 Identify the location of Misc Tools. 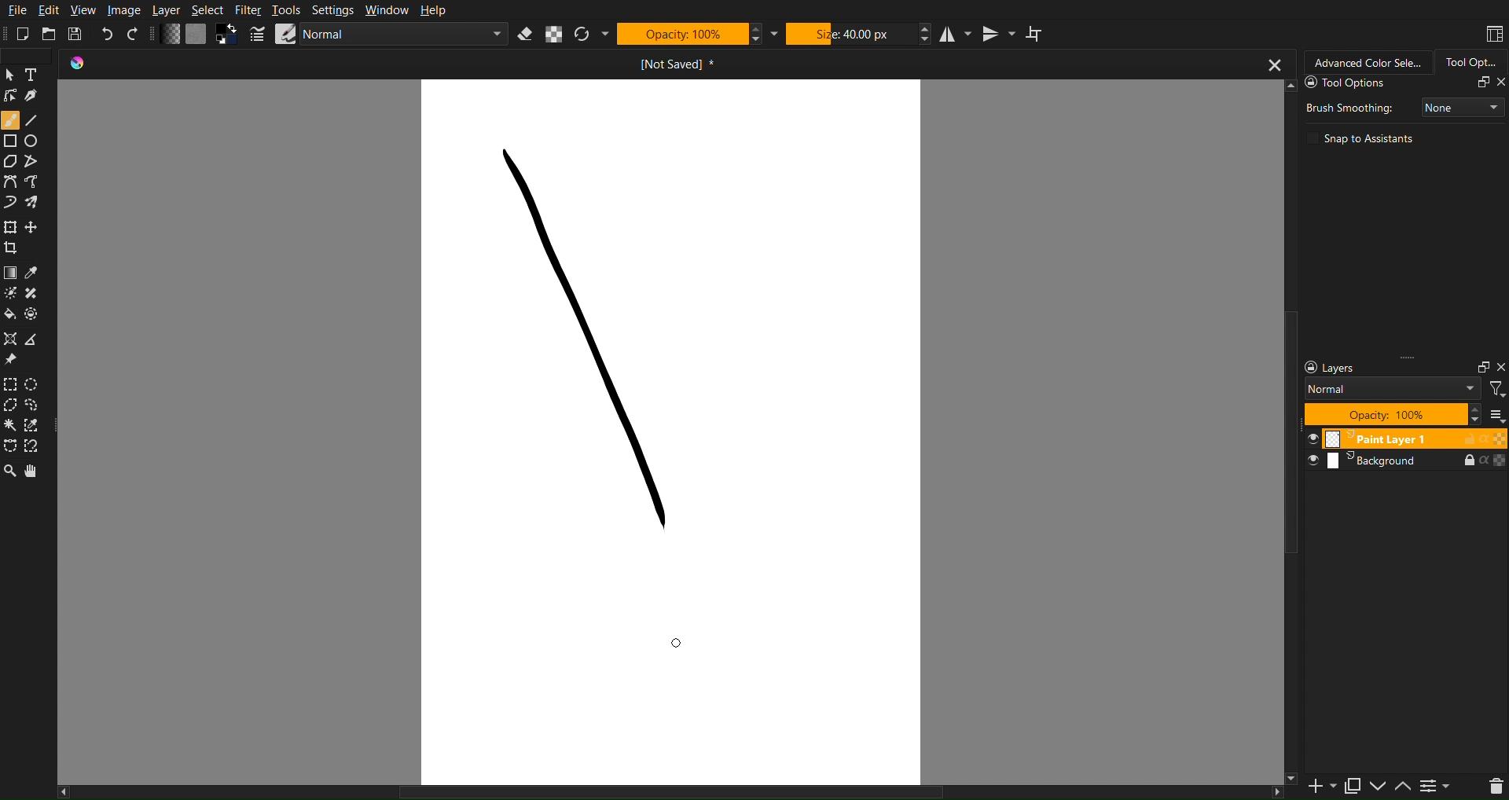
(13, 336).